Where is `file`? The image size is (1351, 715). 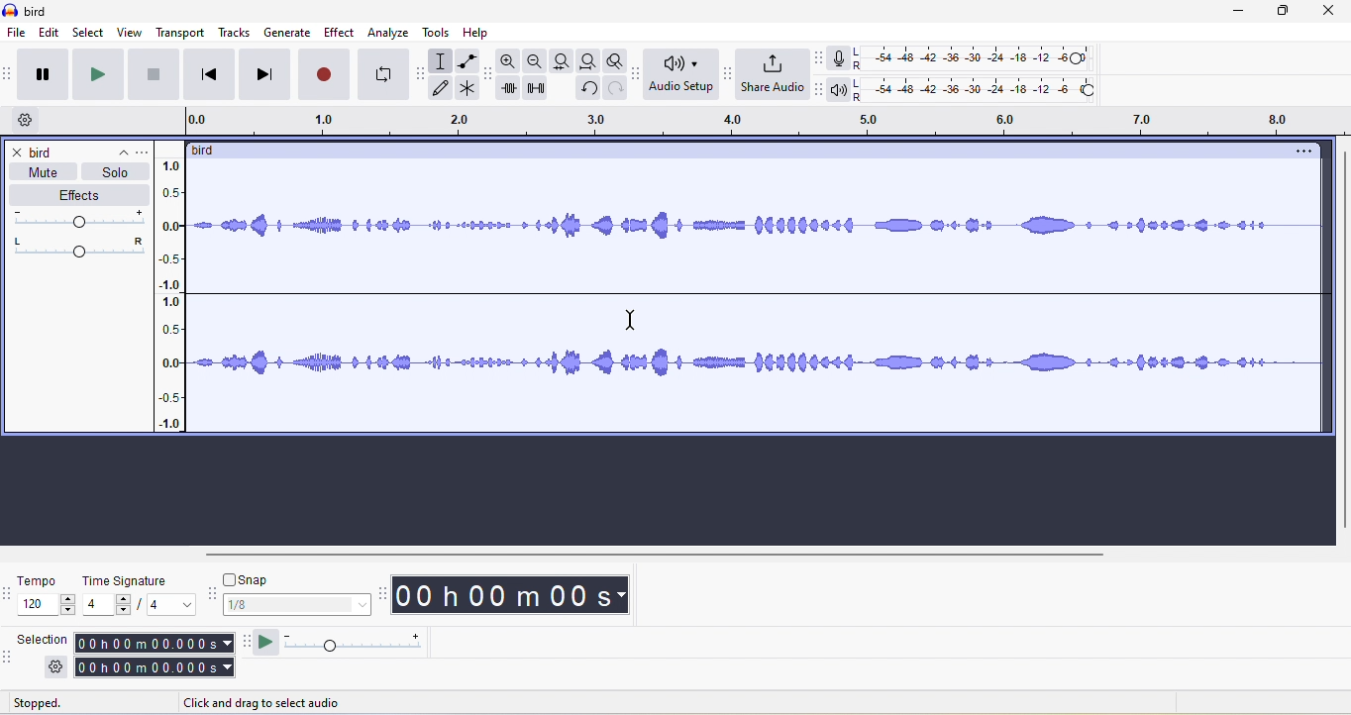
file is located at coordinates (15, 33).